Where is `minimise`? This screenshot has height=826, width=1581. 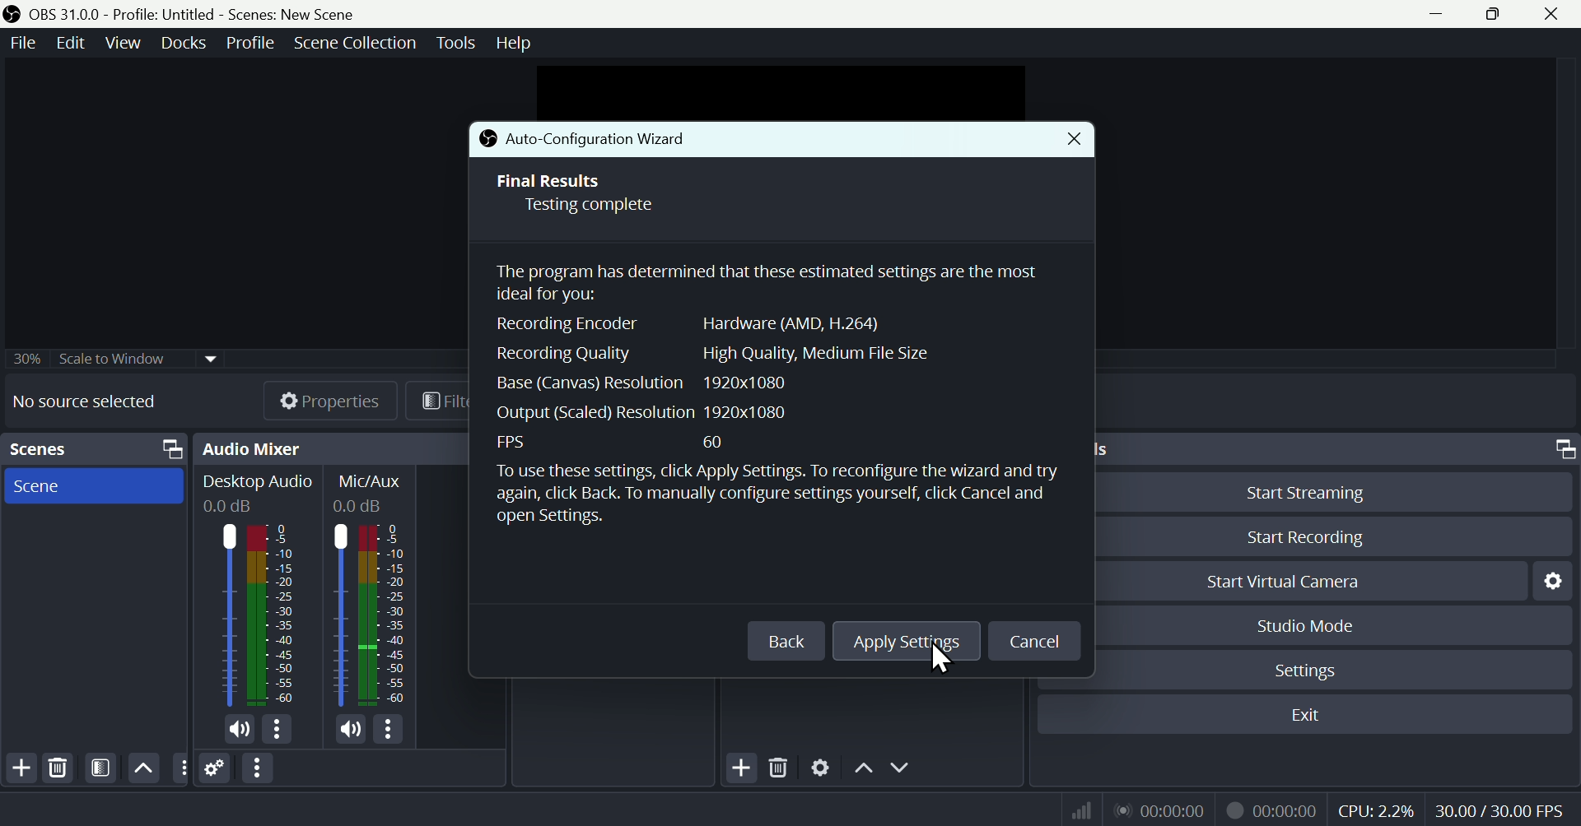 minimise is located at coordinates (1431, 13).